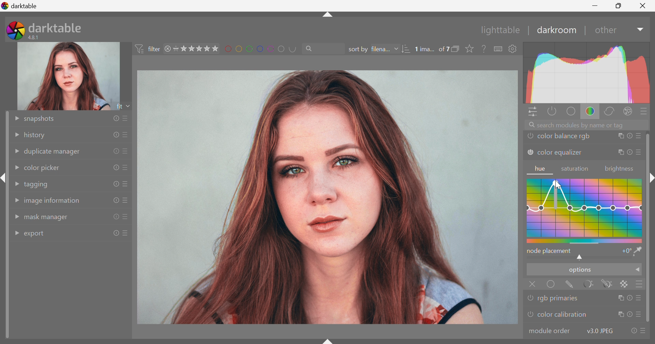  What do you see at coordinates (531, 112) in the screenshot?
I see `quick access panel` at bounding box center [531, 112].